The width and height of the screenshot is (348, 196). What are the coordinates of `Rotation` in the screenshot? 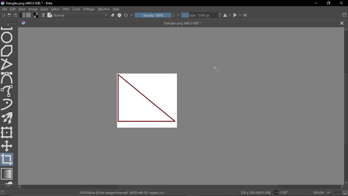 It's located at (282, 192).